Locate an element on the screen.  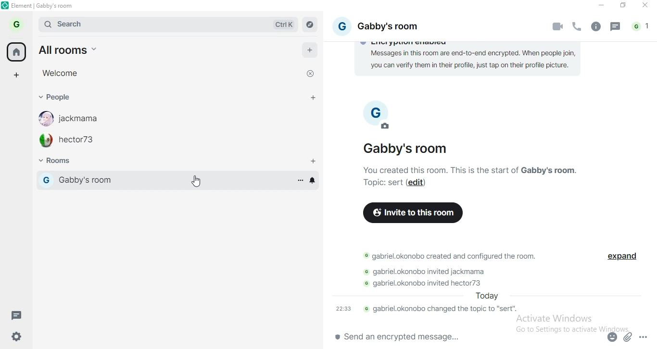
add is located at coordinates (311, 52).